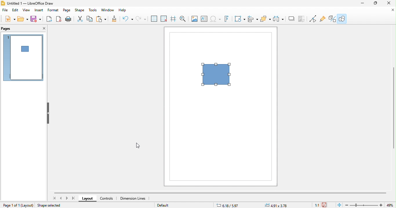 Image resolution: width=396 pixels, height=208 pixels. What do you see at coordinates (219, 75) in the screenshot?
I see `object locked at this place` at bounding box center [219, 75].